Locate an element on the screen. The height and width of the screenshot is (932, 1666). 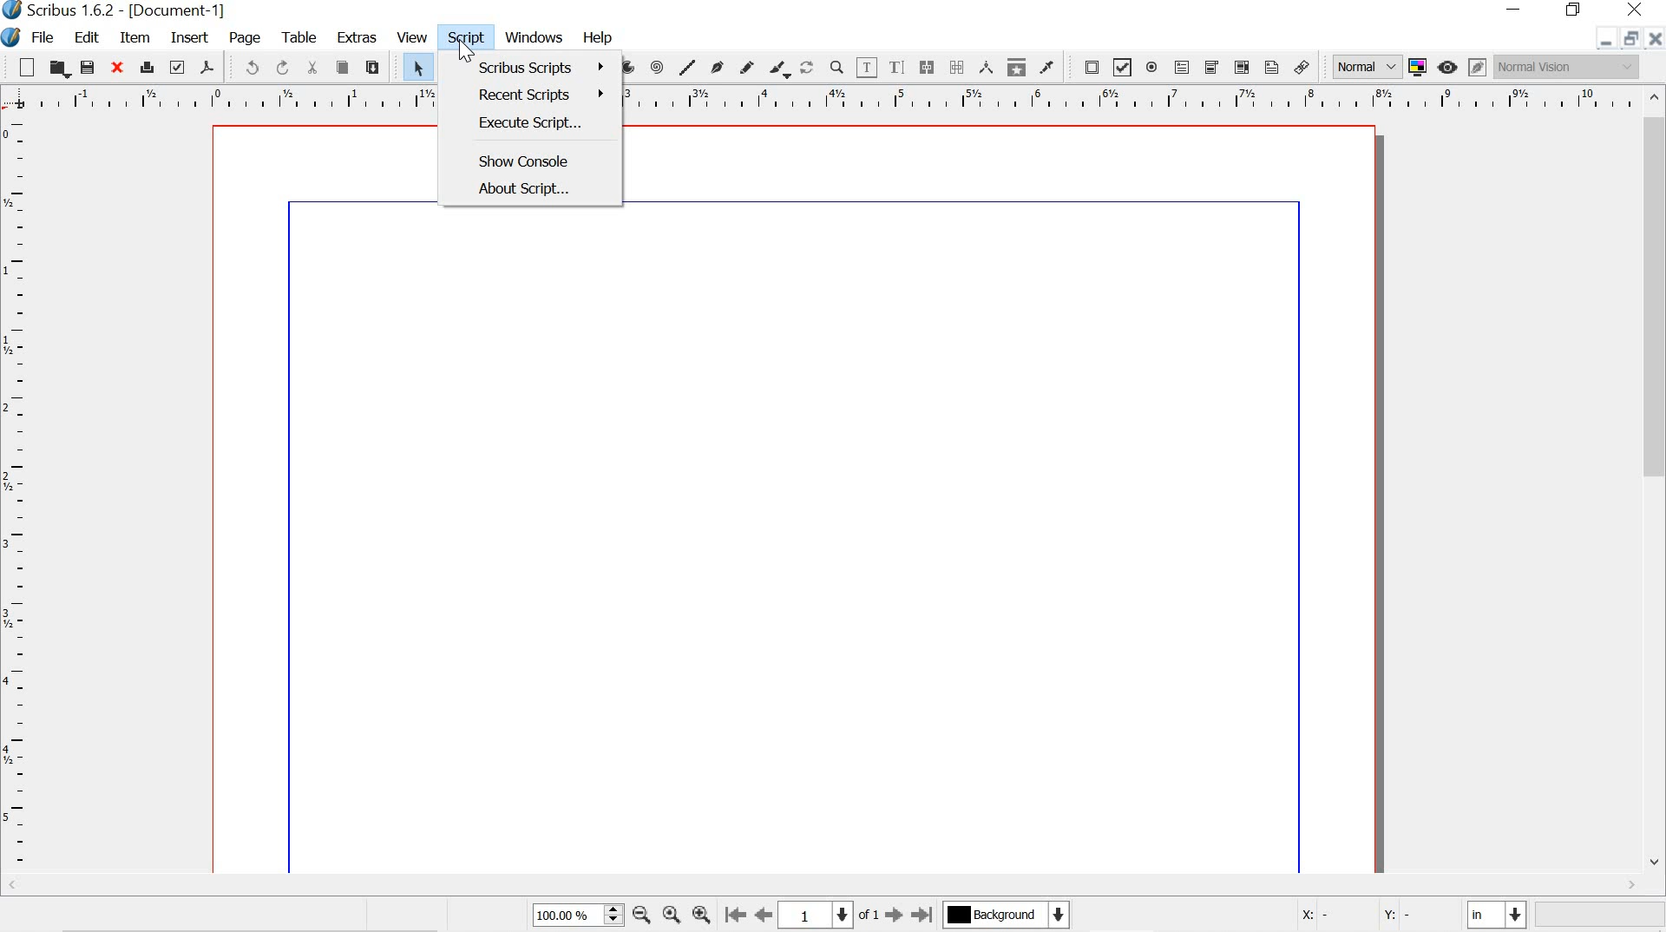
Center is located at coordinates (670, 915).